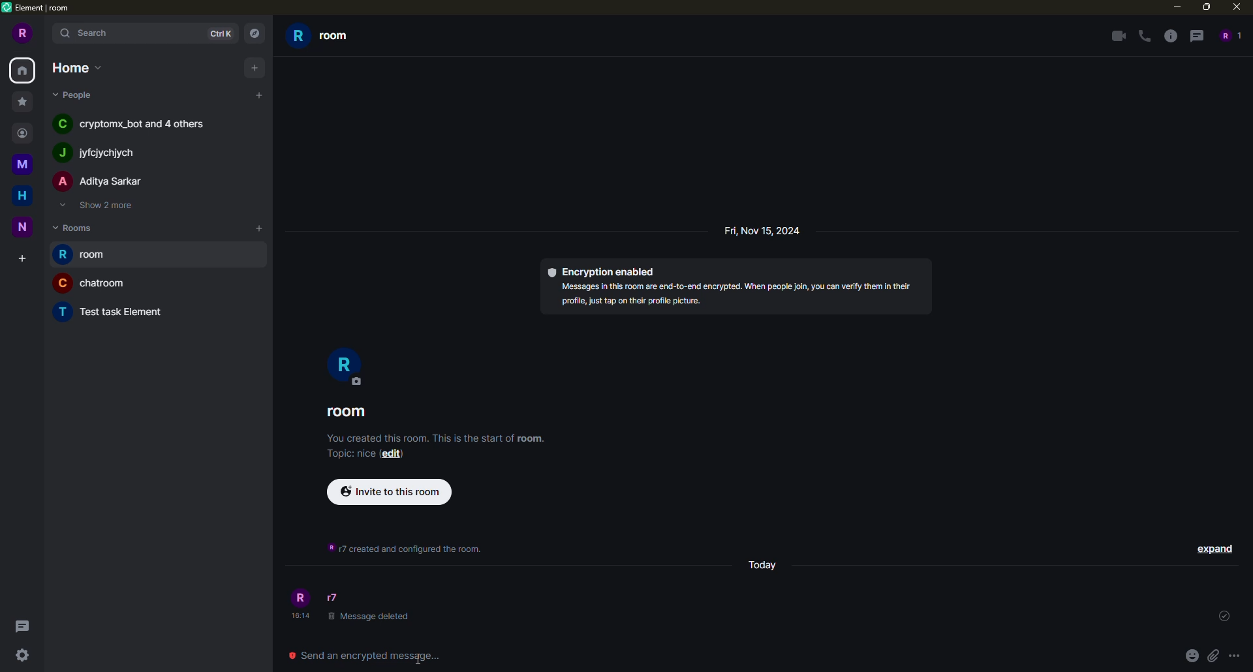 The height and width of the screenshot is (672, 1253). I want to click on expand, so click(1214, 548).